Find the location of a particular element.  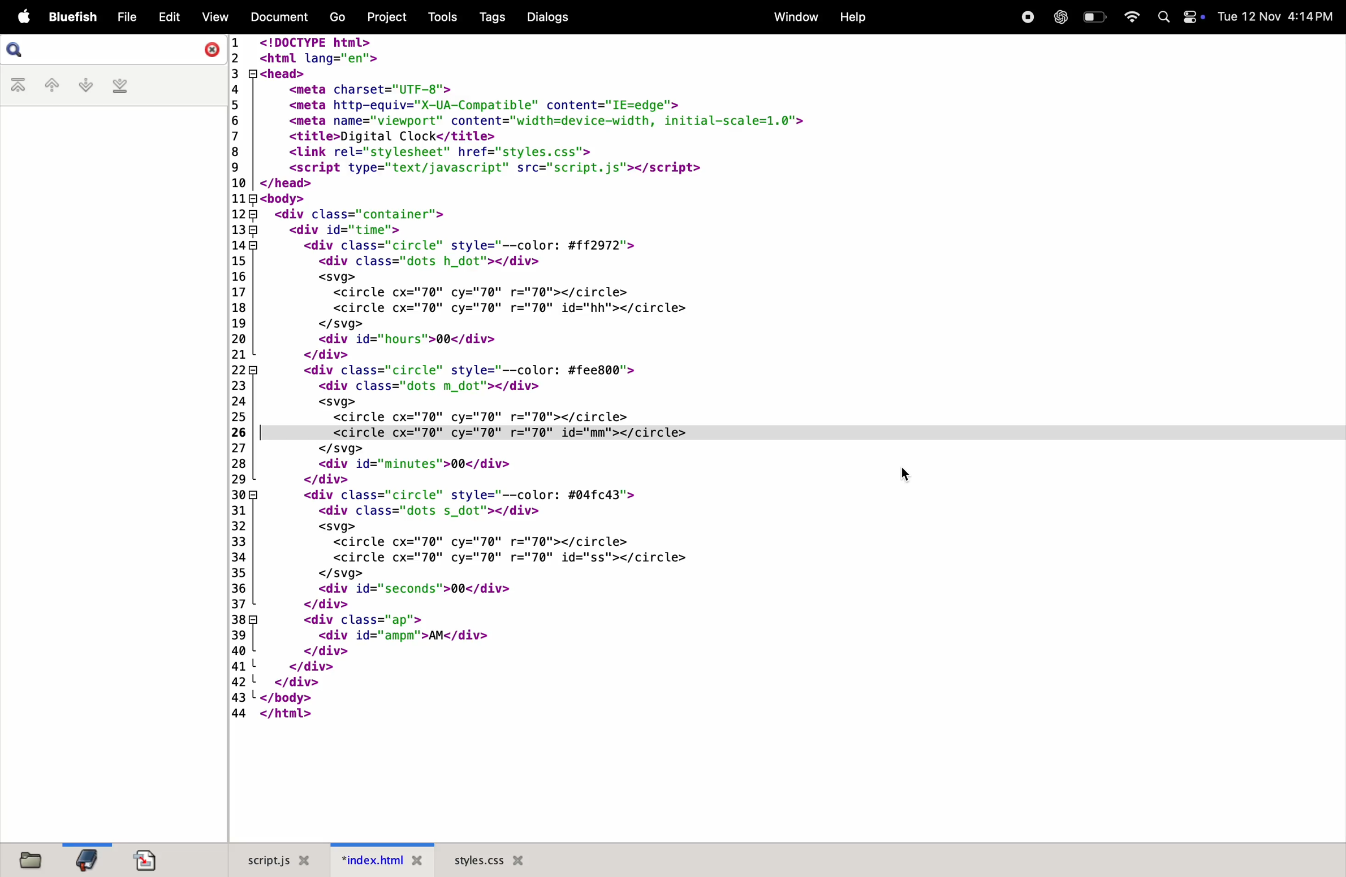

tools is located at coordinates (441, 16).